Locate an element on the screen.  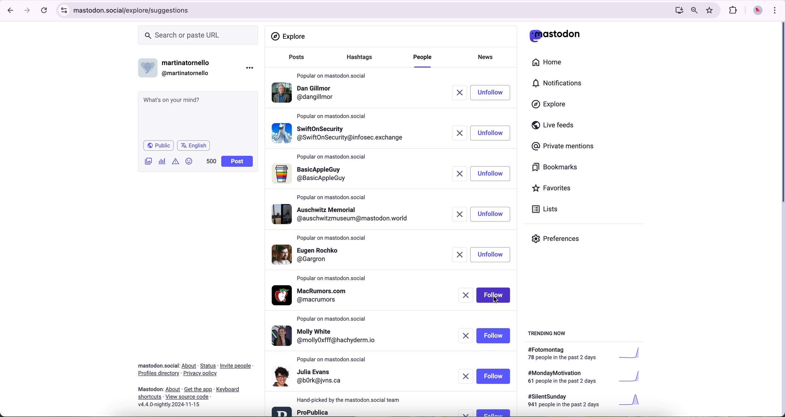
profile is located at coordinates (339, 132).